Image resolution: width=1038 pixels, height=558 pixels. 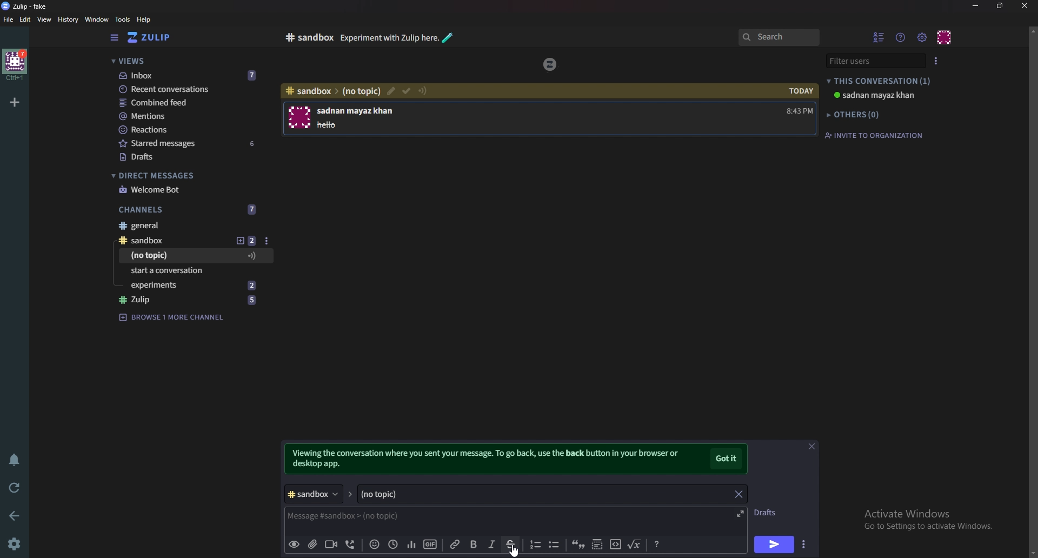 What do you see at coordinates (351, 543) in the screenshot?
I see `voice call` at bounding box center [351, 543].